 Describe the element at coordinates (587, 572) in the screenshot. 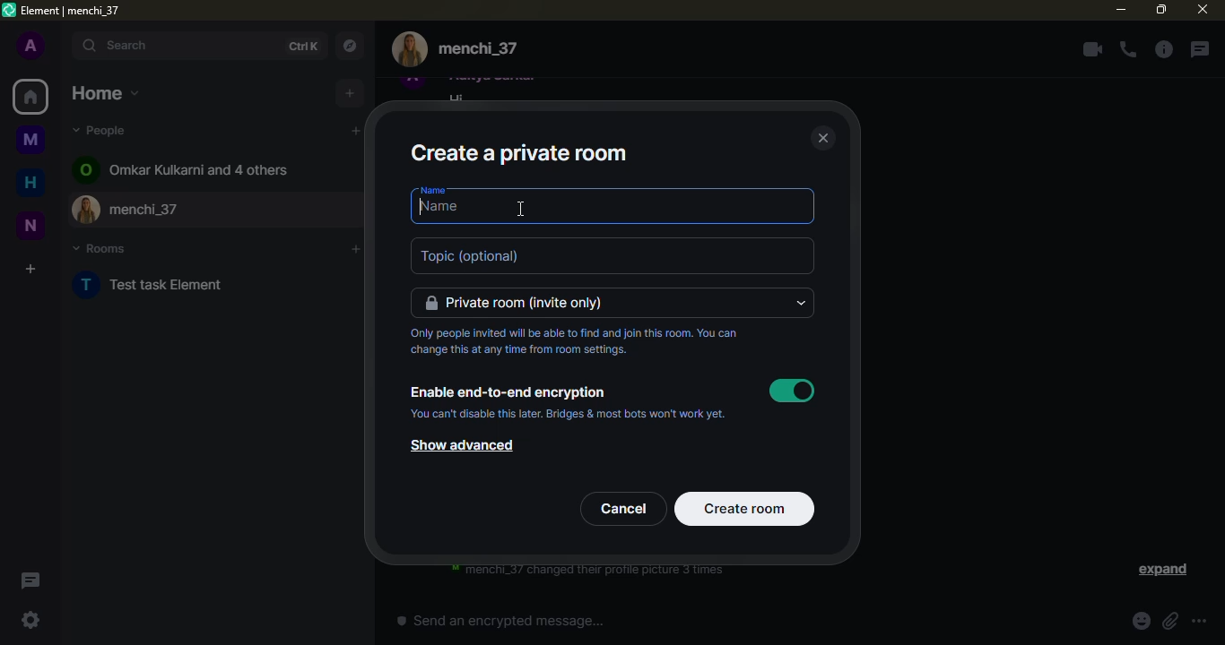

I see `menchi_37 changed their profile picture 3 times` at that location.